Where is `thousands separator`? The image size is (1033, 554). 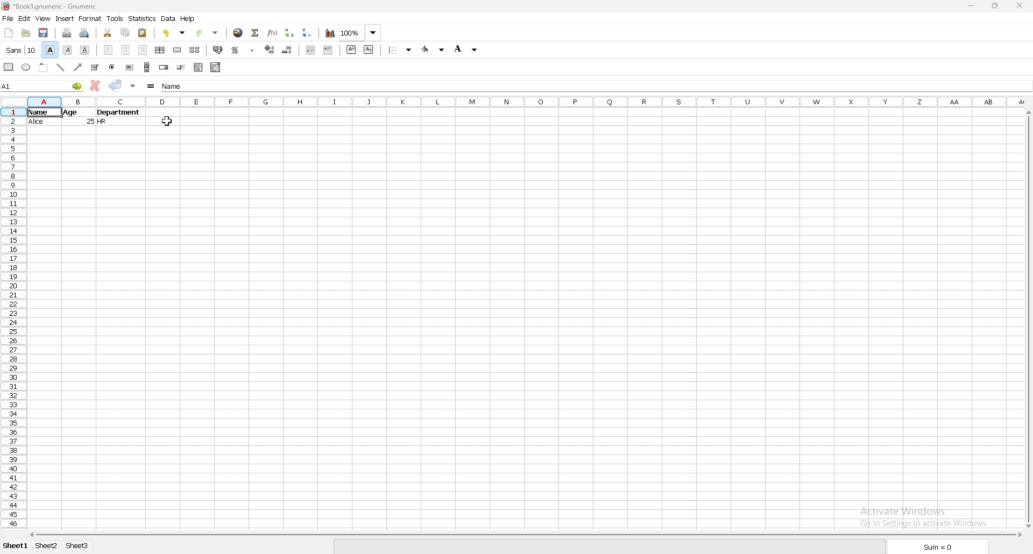 thousands separator is located at coordinates (253, 49).